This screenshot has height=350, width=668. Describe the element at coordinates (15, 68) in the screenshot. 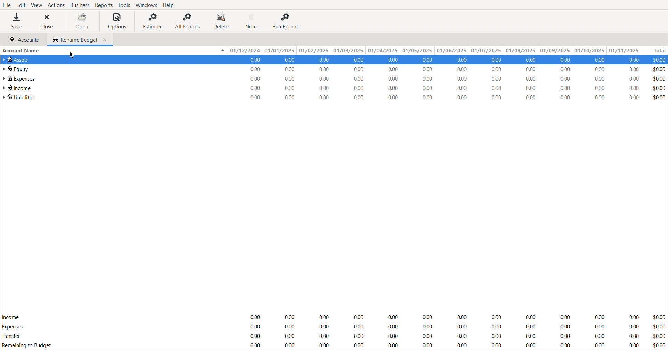

I see `Equity` at that location.